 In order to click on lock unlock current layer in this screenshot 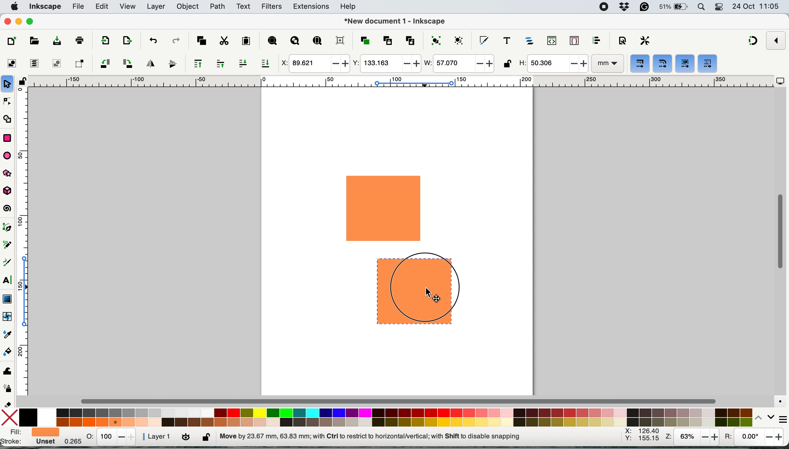, I will do `click(207, 439)`.